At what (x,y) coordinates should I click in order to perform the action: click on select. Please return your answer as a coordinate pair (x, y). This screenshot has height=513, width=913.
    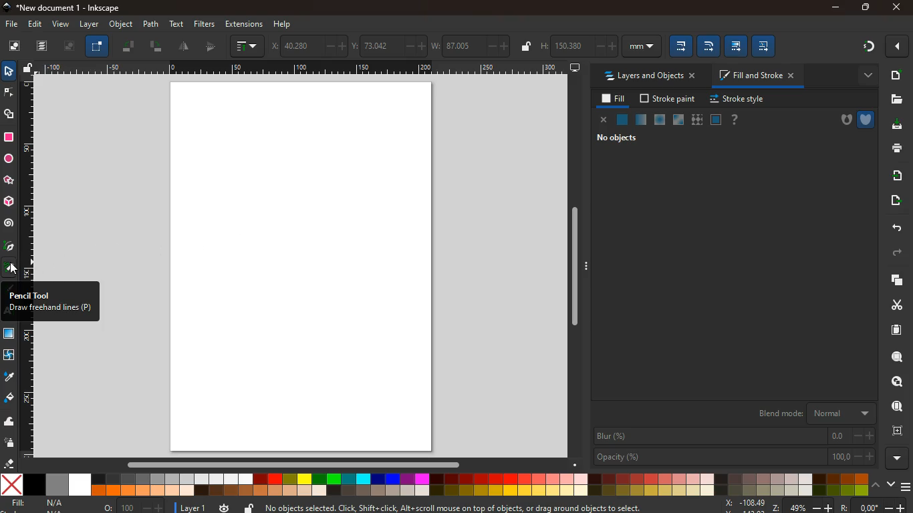
    Looking at the image, I should click on (96, 46).